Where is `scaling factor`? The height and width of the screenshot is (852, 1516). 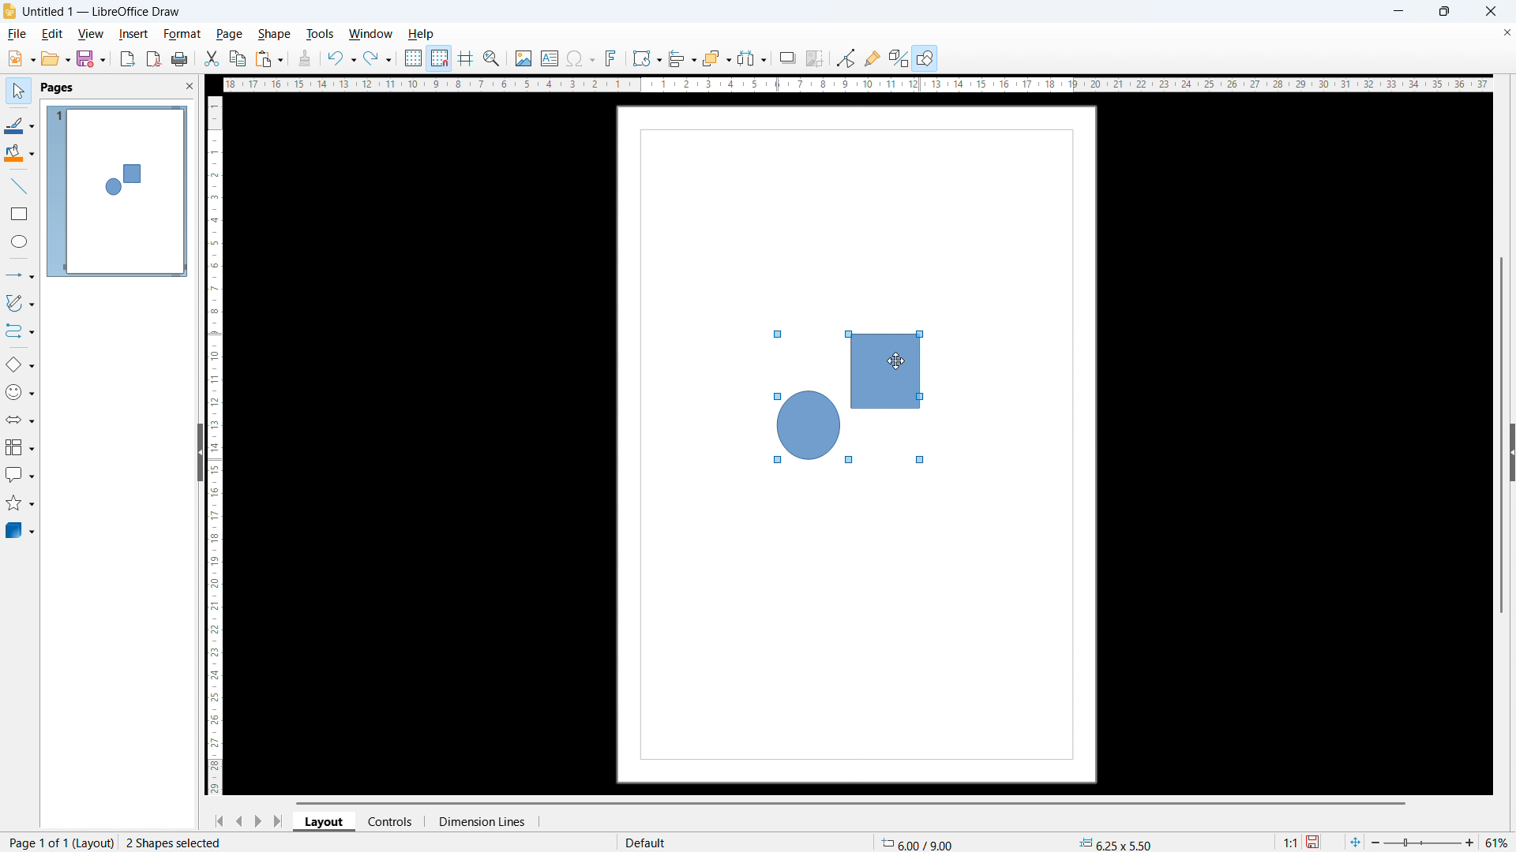
scaling factor is located at coordinates (1292, 842).